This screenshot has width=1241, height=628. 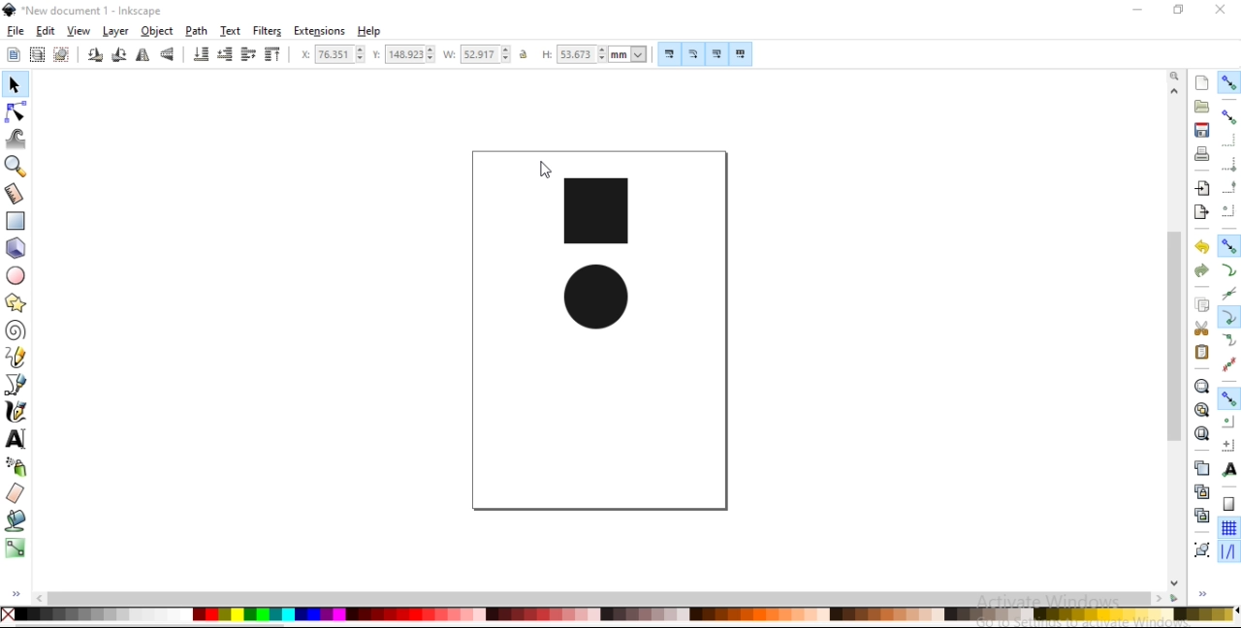 I want to click on create a new document, so click(x=1203, y=82).